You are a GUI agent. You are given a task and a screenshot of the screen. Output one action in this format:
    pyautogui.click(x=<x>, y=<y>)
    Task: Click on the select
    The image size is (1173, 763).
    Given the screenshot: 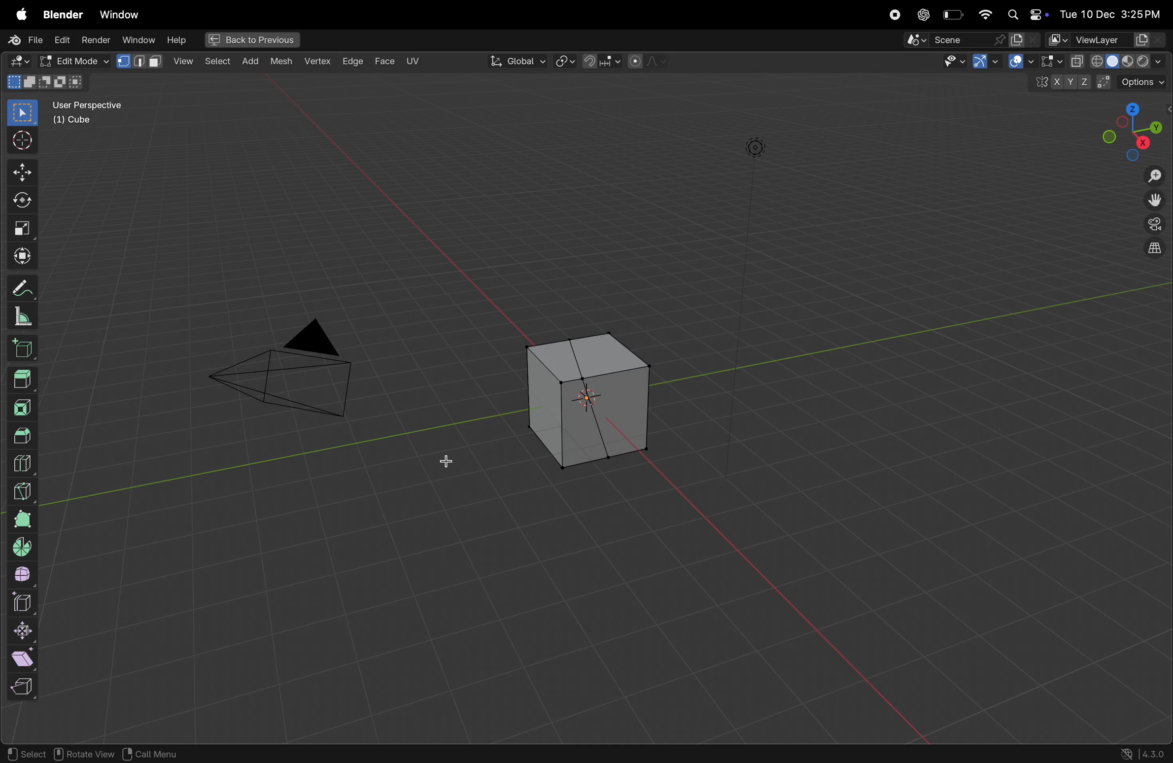 What is the action you would take?
    pyautogui.click(x=25, y=751)
    